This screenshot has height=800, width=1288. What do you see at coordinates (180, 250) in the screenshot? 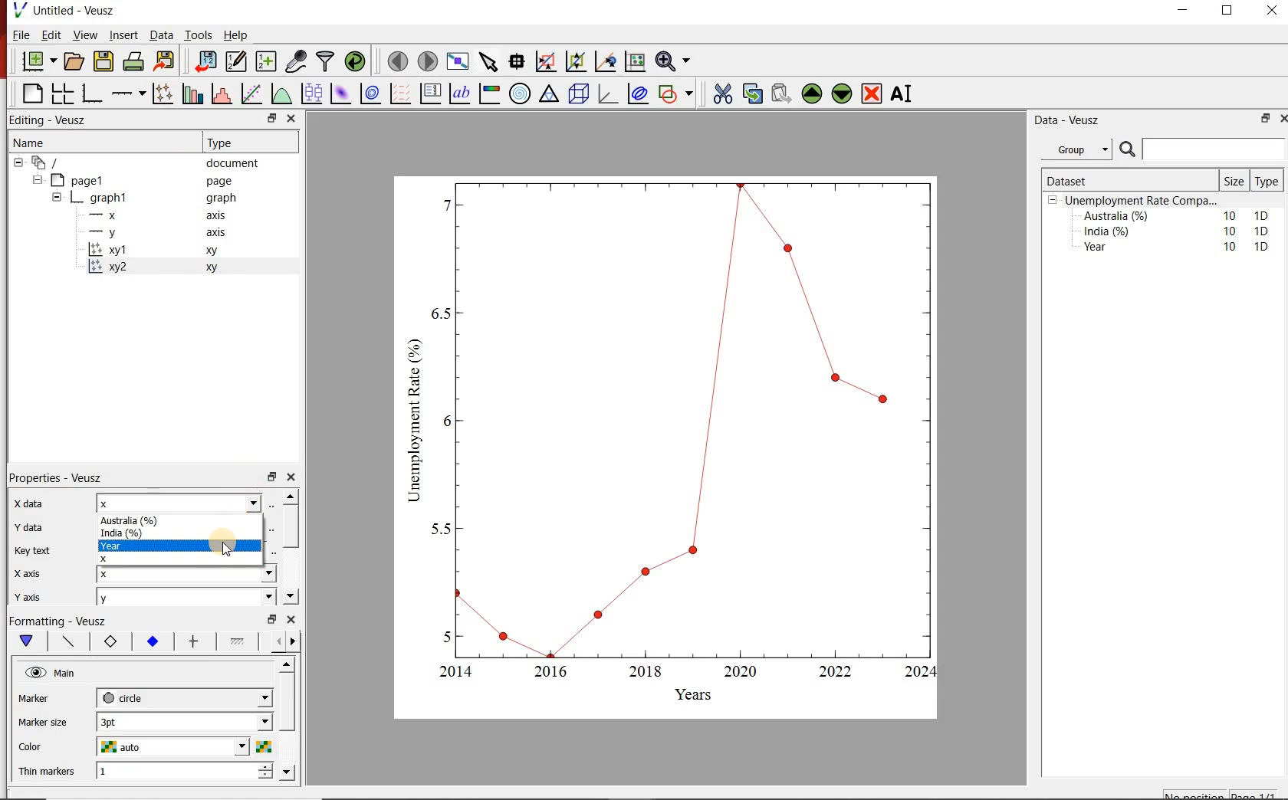
I see `xy 1 xy` at bounding box center [180, 250].